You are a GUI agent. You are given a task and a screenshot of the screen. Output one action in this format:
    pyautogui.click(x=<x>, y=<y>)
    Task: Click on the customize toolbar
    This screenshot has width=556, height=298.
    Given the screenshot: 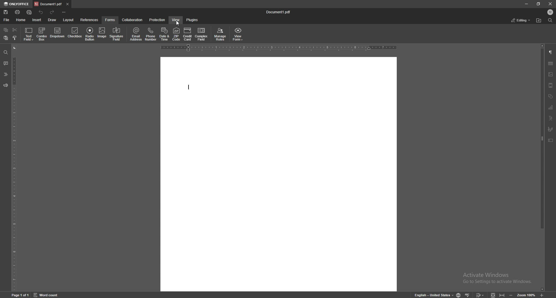 What is the action you would take?
    pyautogui.click(x=65, y=12)
    